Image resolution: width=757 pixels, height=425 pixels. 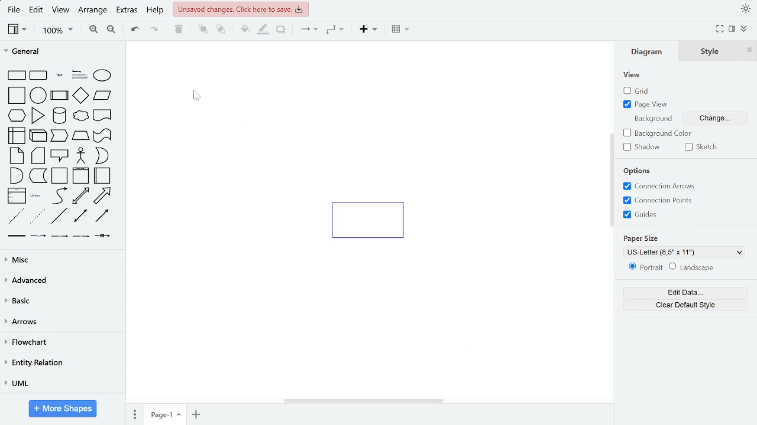 I want to click on clear default style, so click(x=685, y=306).